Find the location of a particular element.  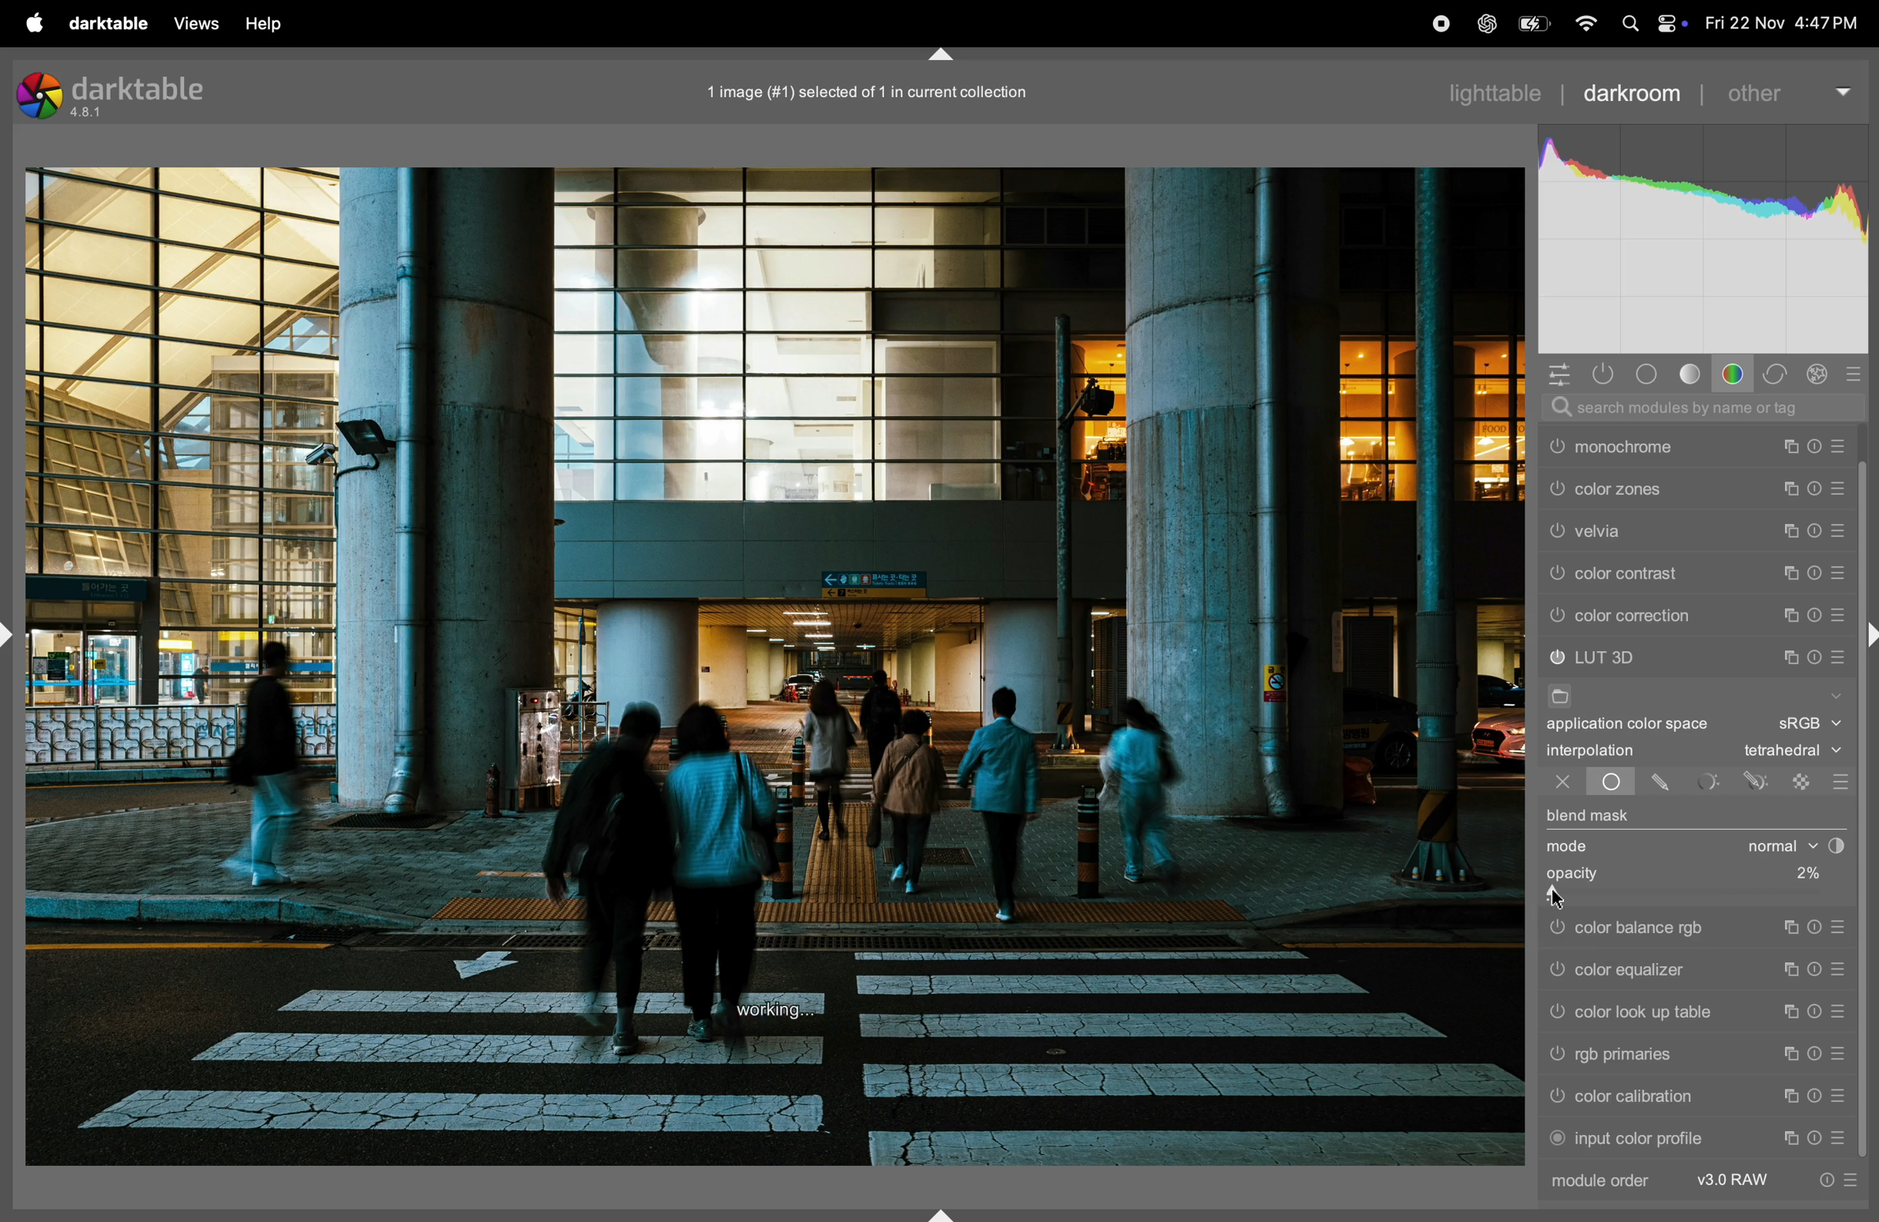

uniformly is located at coordinates (1611, 784).